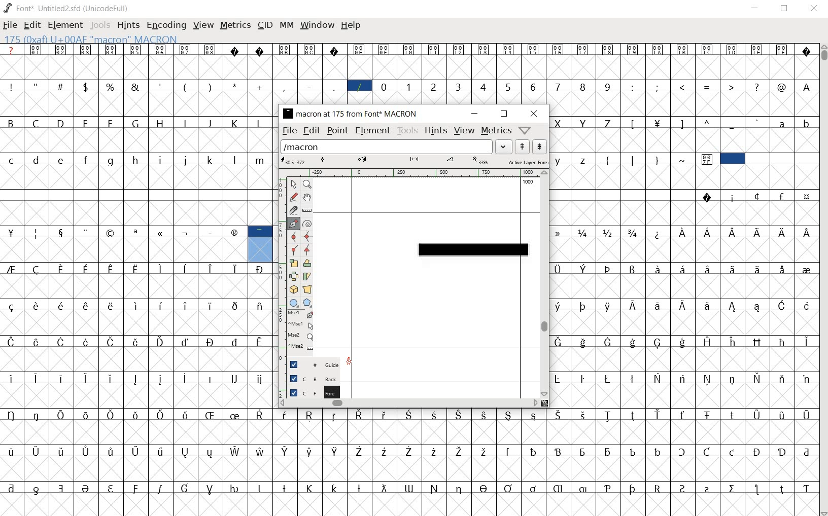 This screenshot has height=516, width=828. Describe the element at coordinates (757, 306) in the screenshot. I see `Symbol` at that location.